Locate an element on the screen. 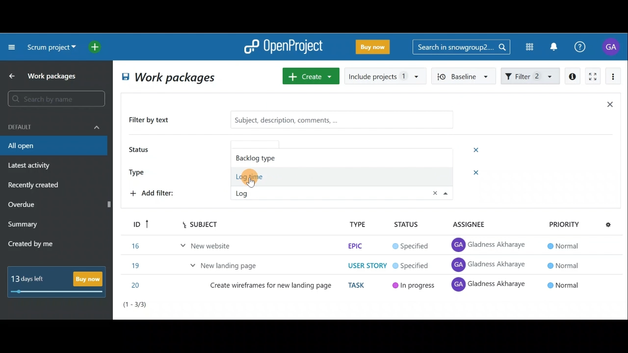  epic is located at coordinates (354, 246).